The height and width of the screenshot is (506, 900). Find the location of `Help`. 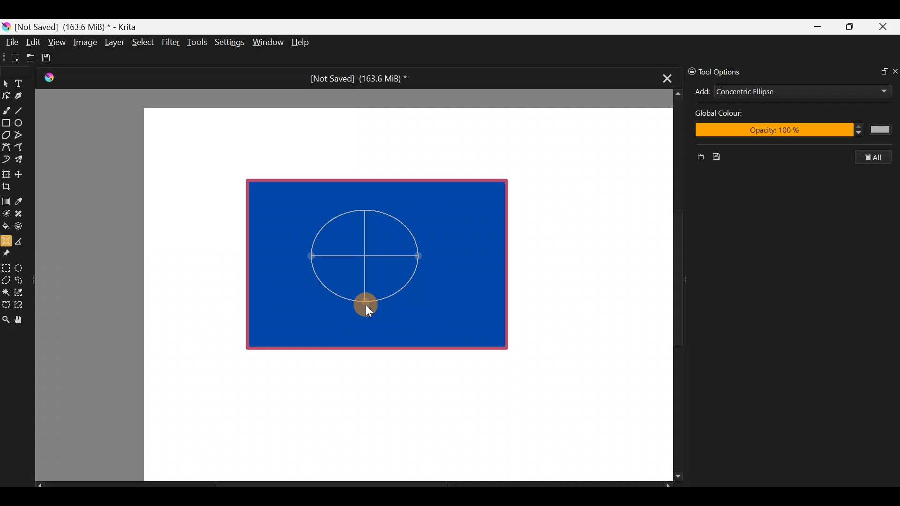

Help is located at coordinates (302, 43).